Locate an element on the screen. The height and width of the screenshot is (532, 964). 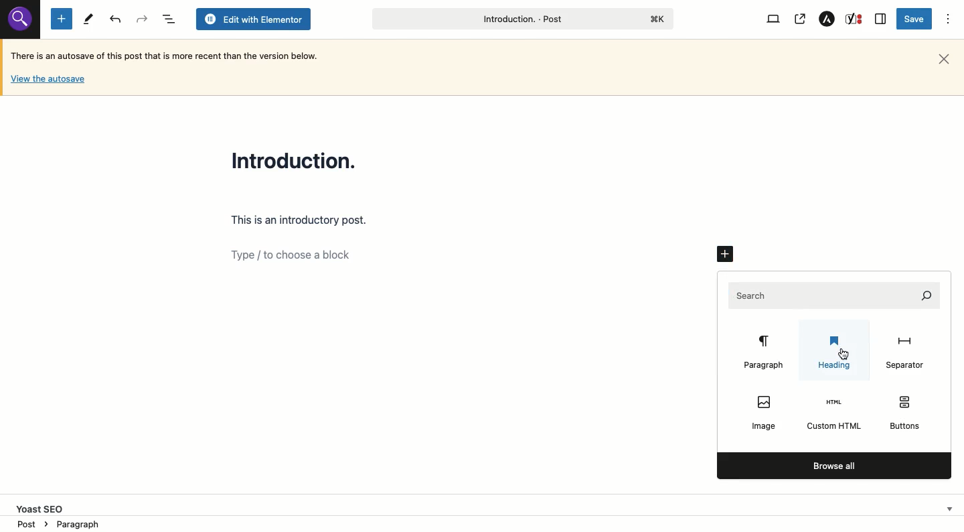
Separator is located at coordinates (904, 352).